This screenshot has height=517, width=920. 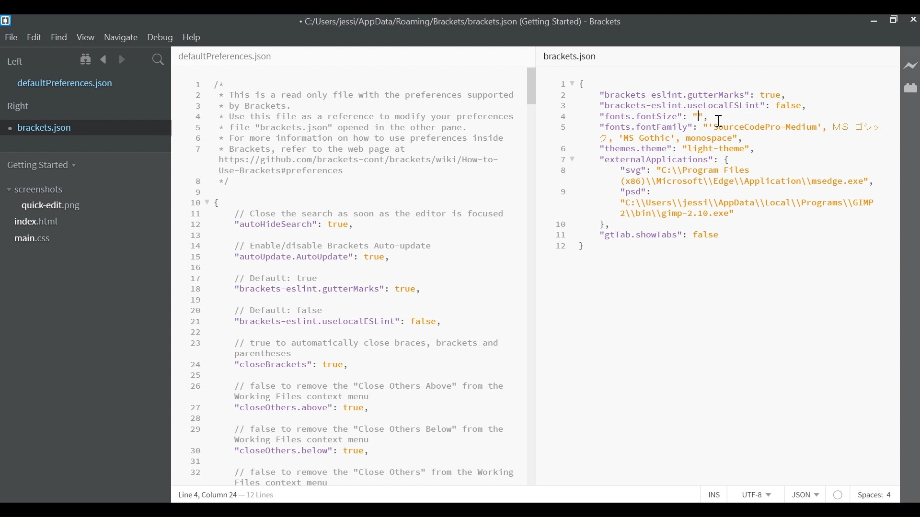 What do you see at coordinates (914, 21) in the screenshot?
I see `Close` at bounding box center [914, 21].